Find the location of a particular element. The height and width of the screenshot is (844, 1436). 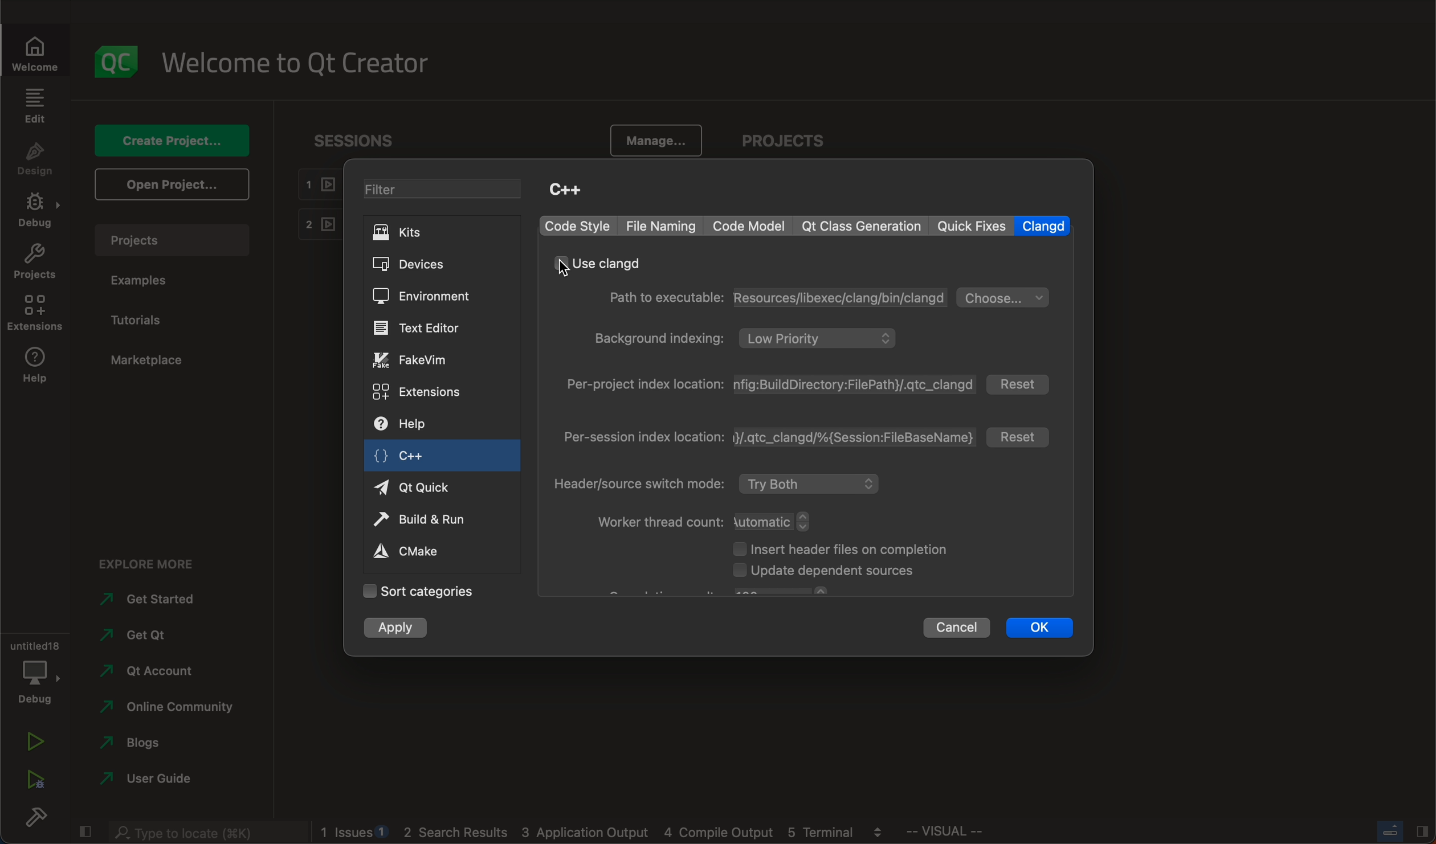

build and run is located at coordinates (429, 518).